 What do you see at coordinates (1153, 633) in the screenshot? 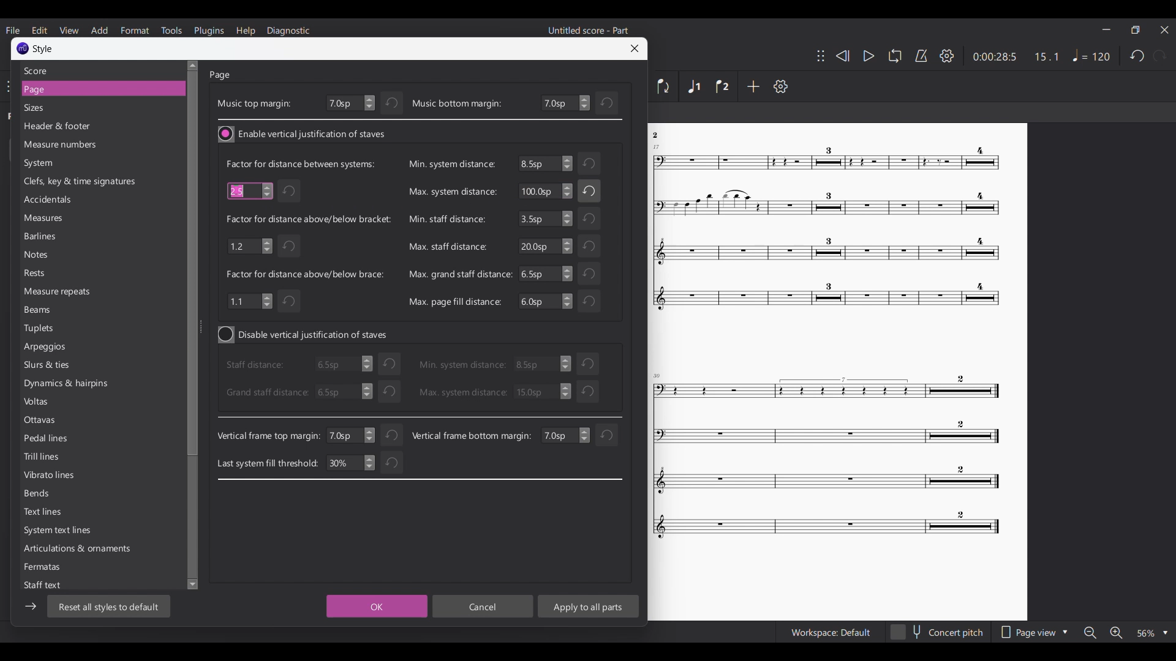
I see `Zoom options` at bounding box center [1153, 633].